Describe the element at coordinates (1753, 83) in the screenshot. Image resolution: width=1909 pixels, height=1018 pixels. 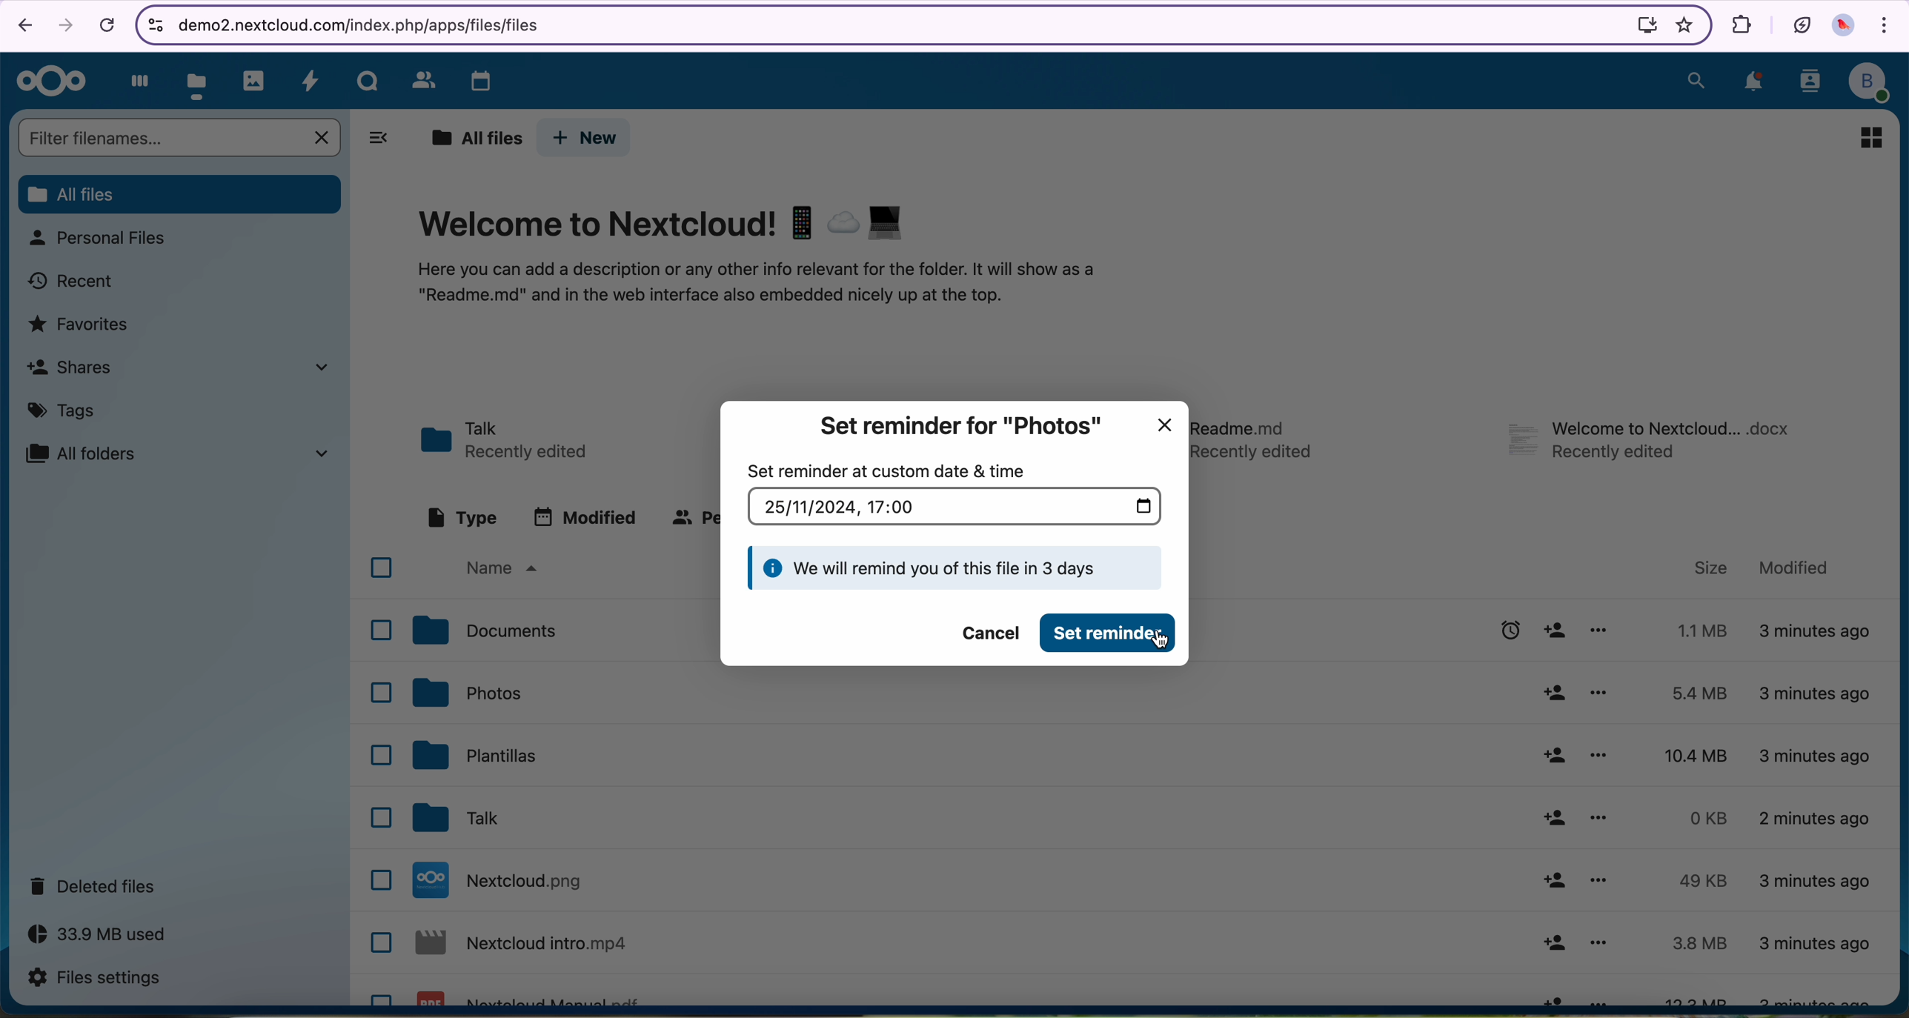
I see `notifications` at that location.